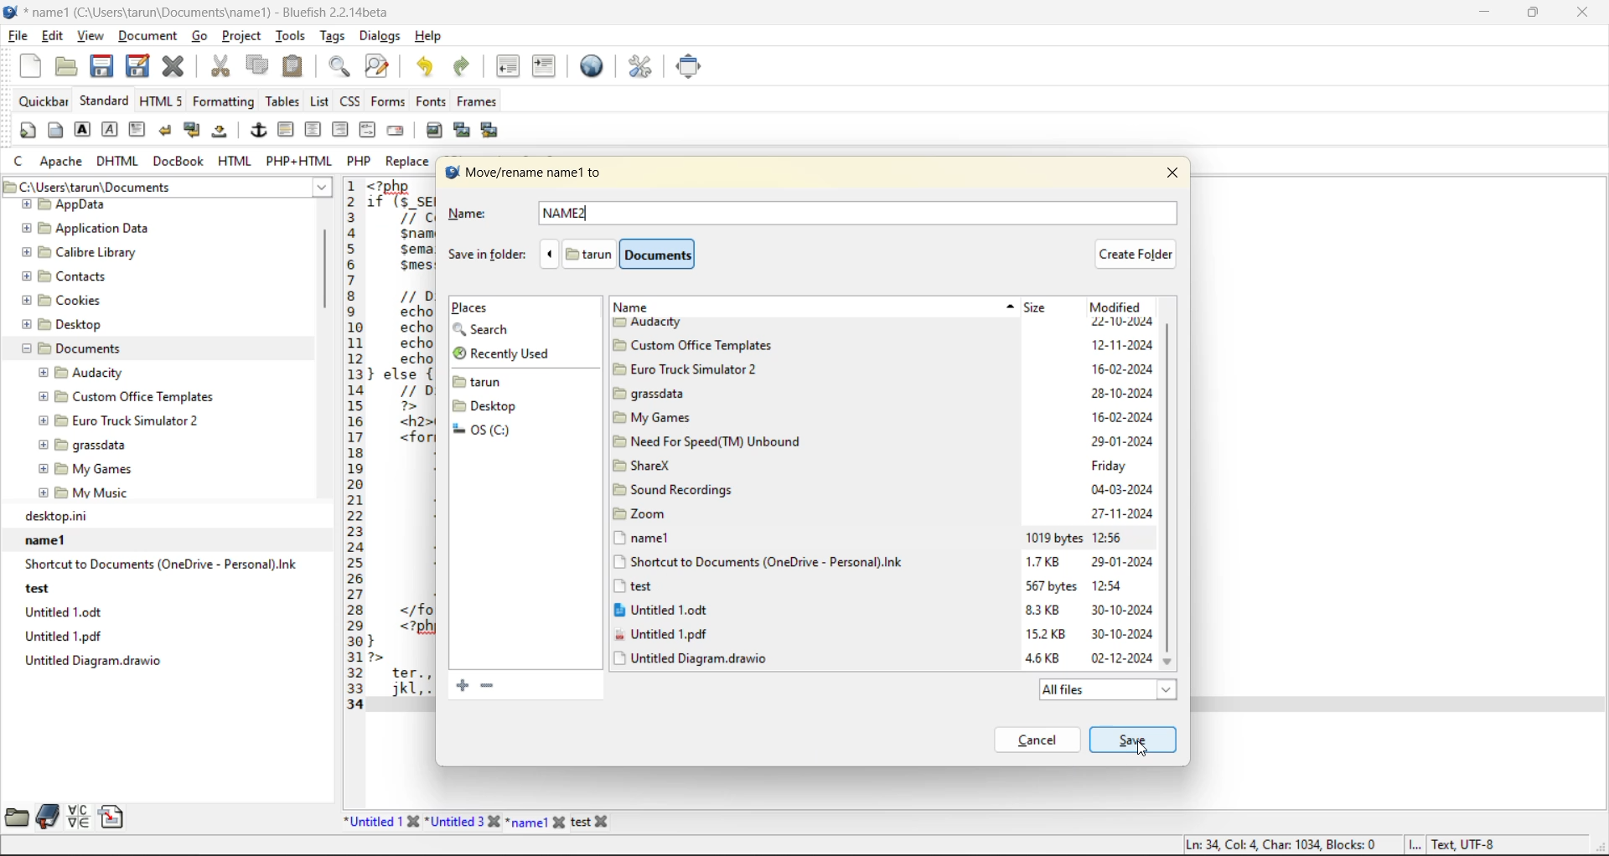  I want to click on apache, so click(63, 162).